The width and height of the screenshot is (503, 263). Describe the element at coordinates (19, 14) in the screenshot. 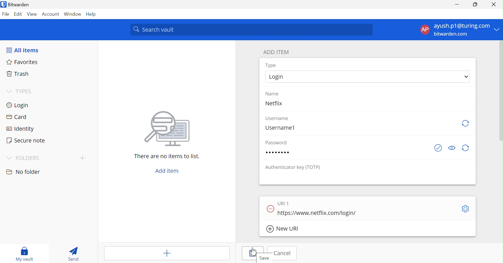

I see `Edit` at that location.